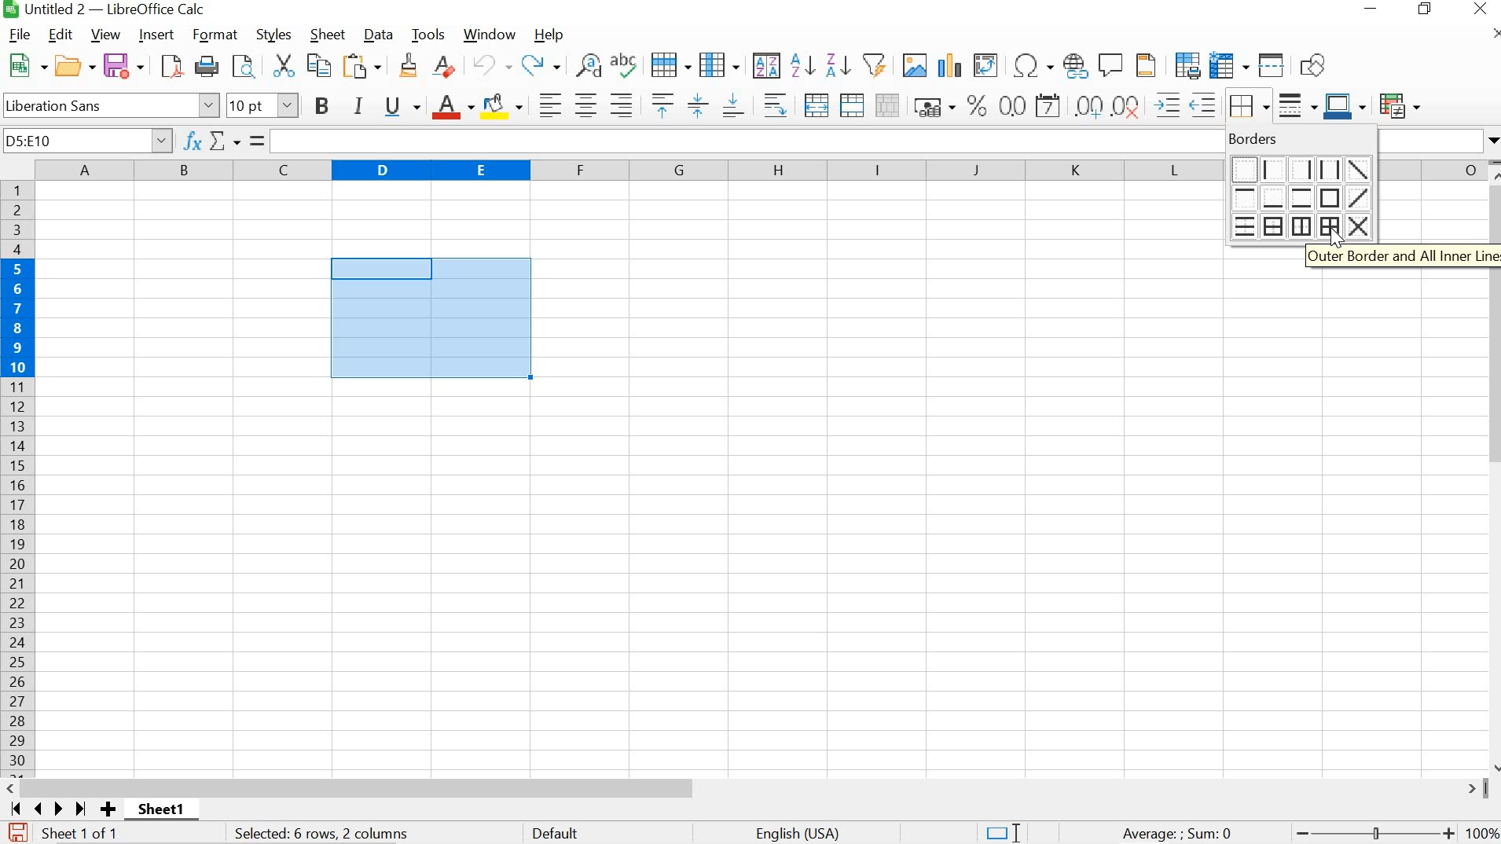 The image size is (1501, 844). Describe the element at coordinates (817, 105) in the screenshot. I see `MERGE AND CENTER OR UNMERGE CELLS DEPENDING ON THE CURRENT TOGGLE STATE` at that location.